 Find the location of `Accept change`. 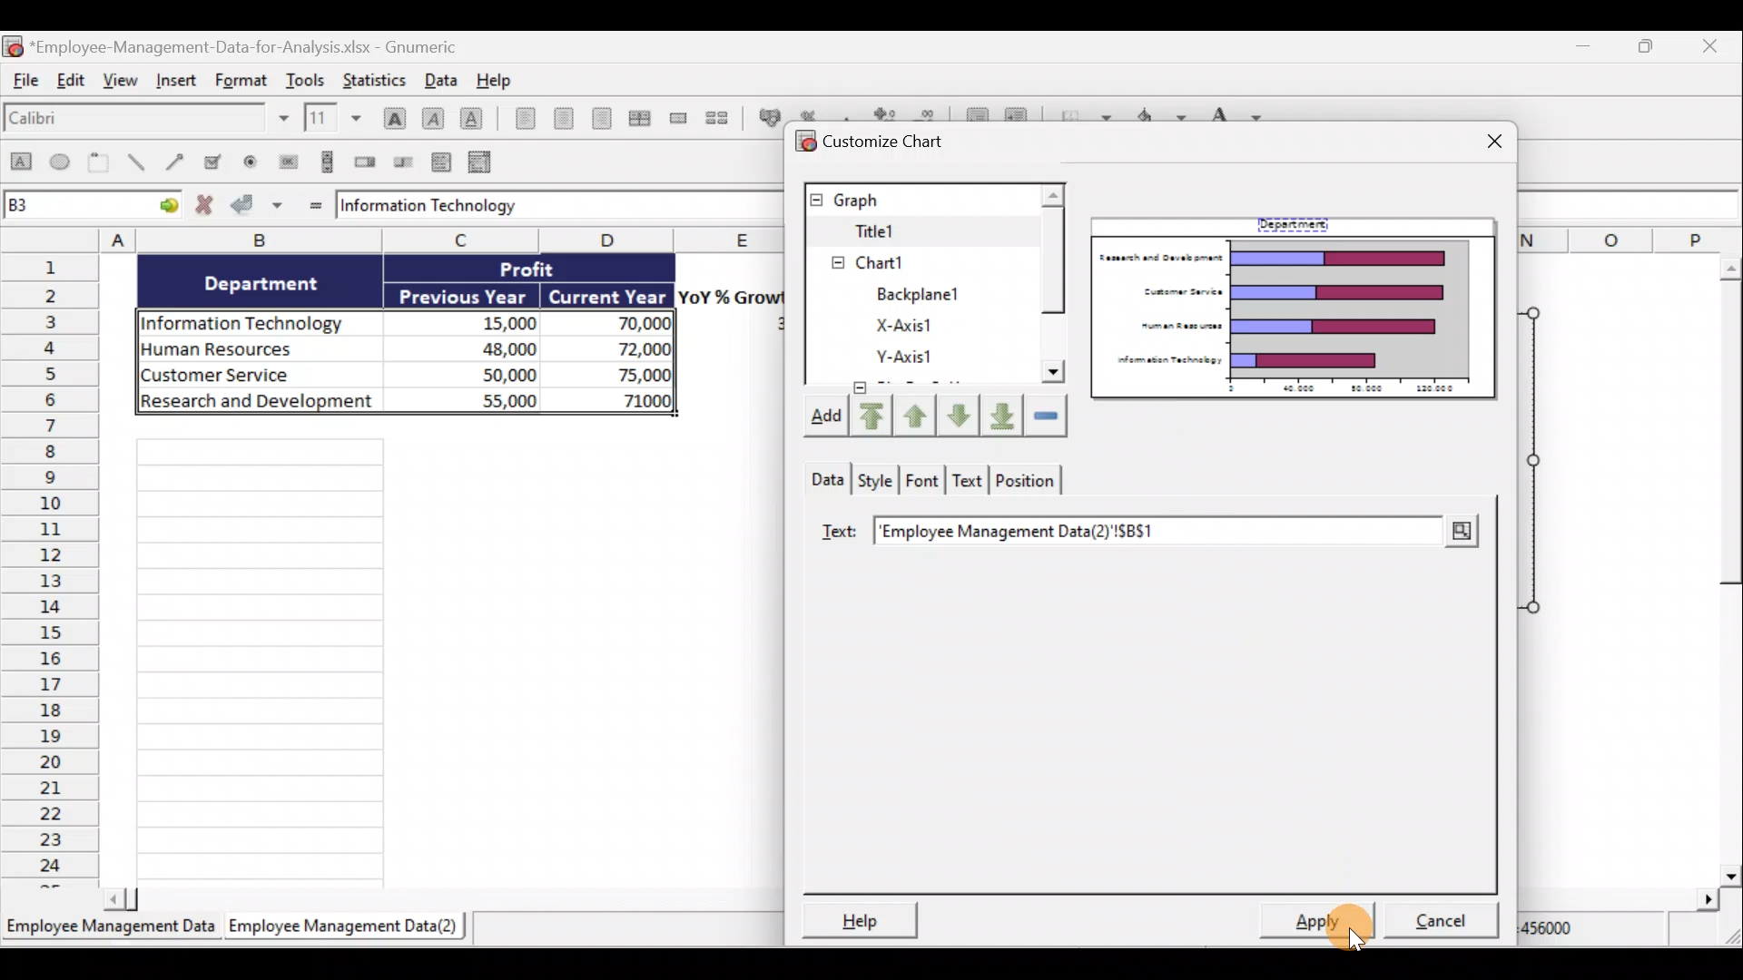

Accept change is located at coordinates (257, 205).